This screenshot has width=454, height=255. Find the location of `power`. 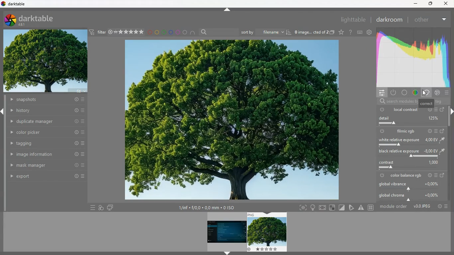

power is located at coordinates (381, 175).